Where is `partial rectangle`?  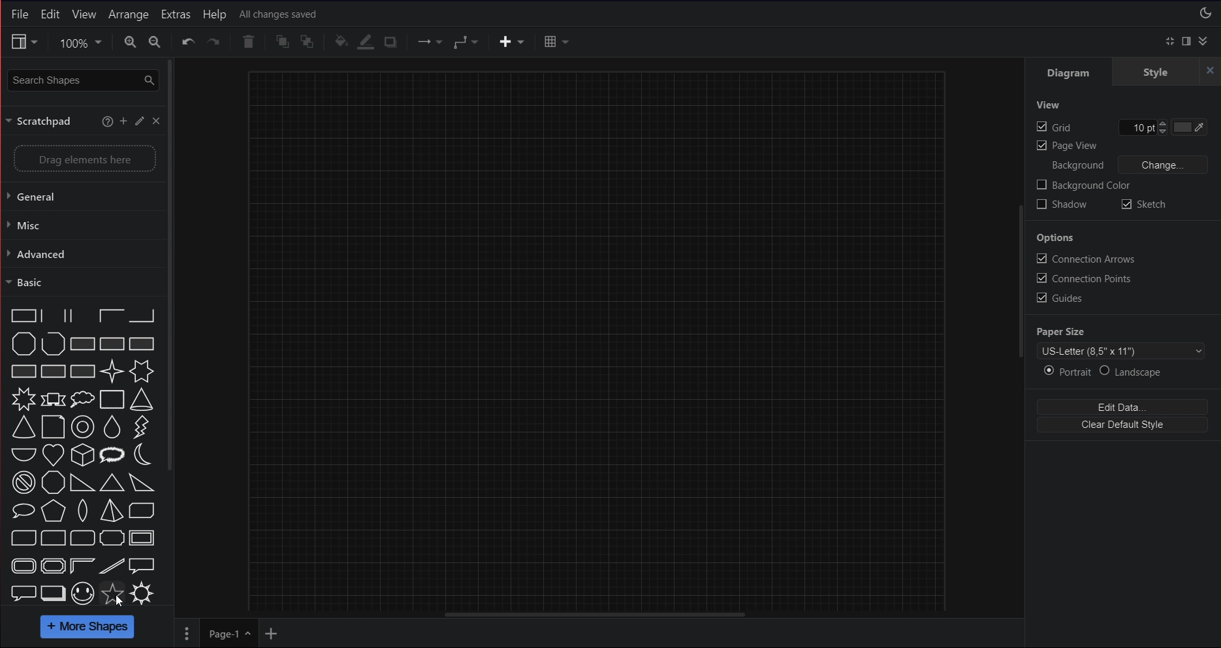 partial rectangle is located at coordinates (23, 315).